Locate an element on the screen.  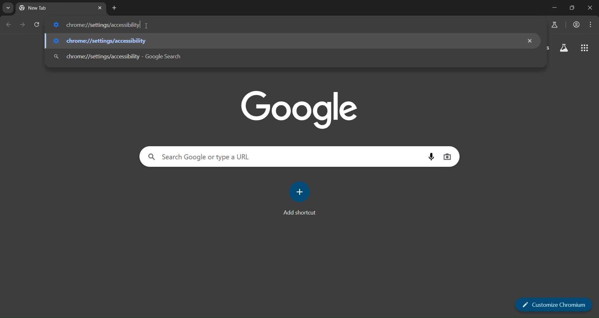
minimize is located at coordinates (554, 8).